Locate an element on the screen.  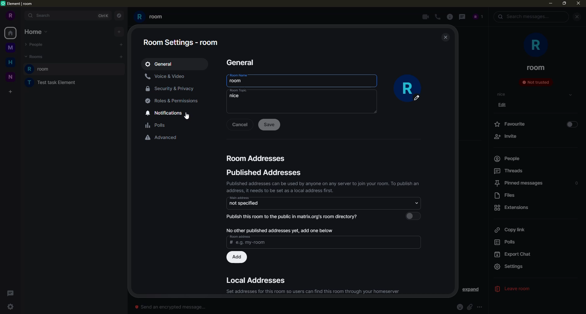
N is located at coordinates (11, 77).